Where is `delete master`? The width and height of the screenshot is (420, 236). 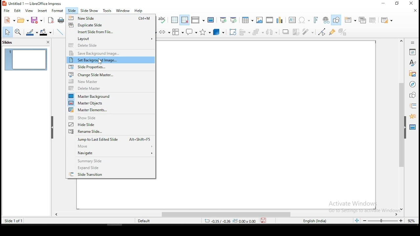
delete master is located at coordinates (111, 89).